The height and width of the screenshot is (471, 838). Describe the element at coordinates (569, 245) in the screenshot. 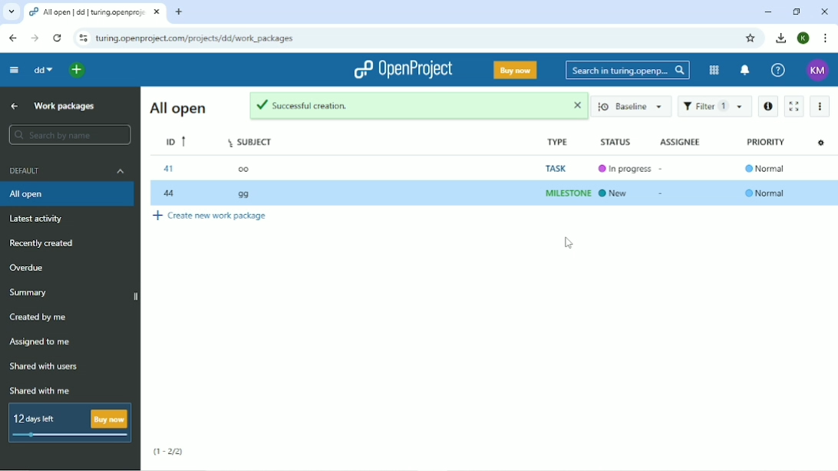

I see `Cursor` at that location.